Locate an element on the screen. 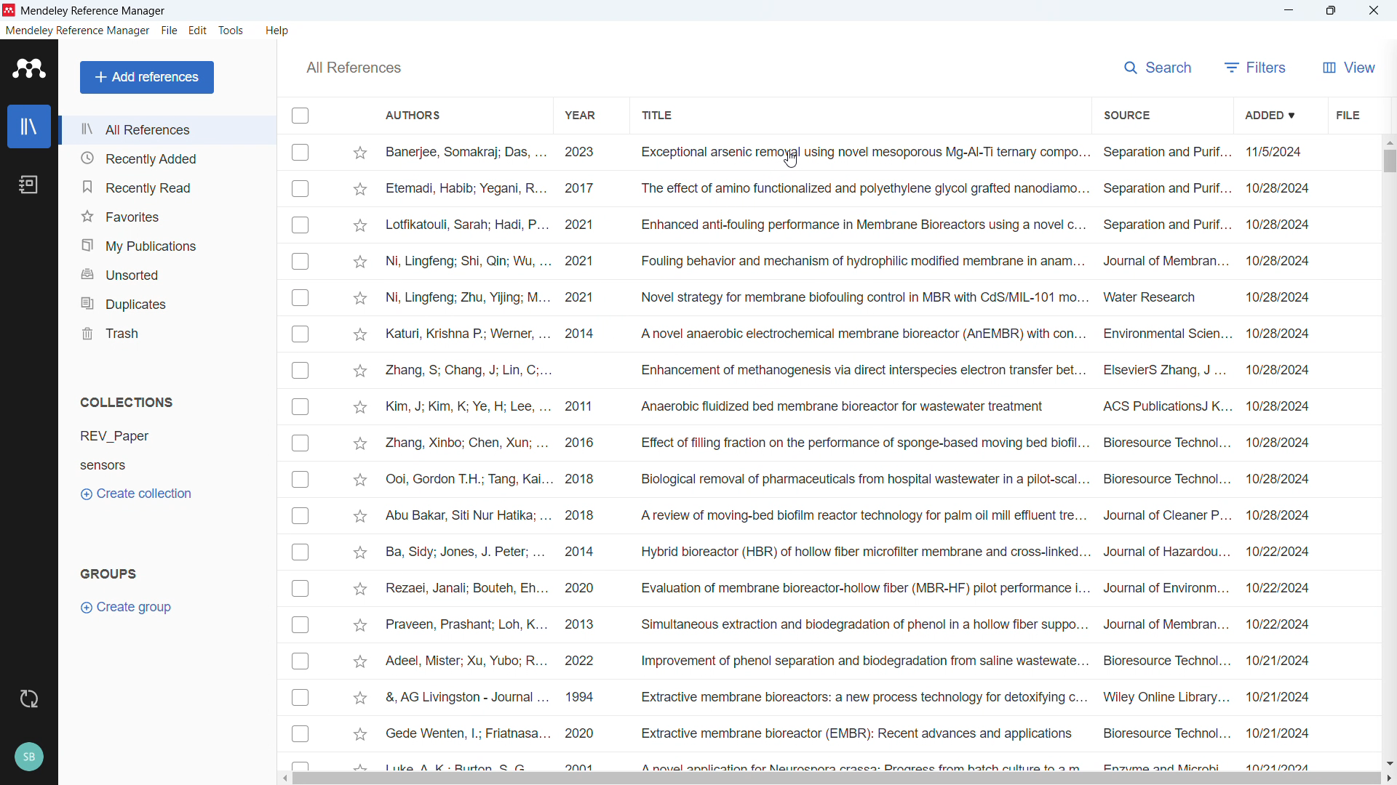 The width and height of the screenshot is (1397, 785). ni, lingfeng,zhu,yijing,m is located at coordinates (467, 299).